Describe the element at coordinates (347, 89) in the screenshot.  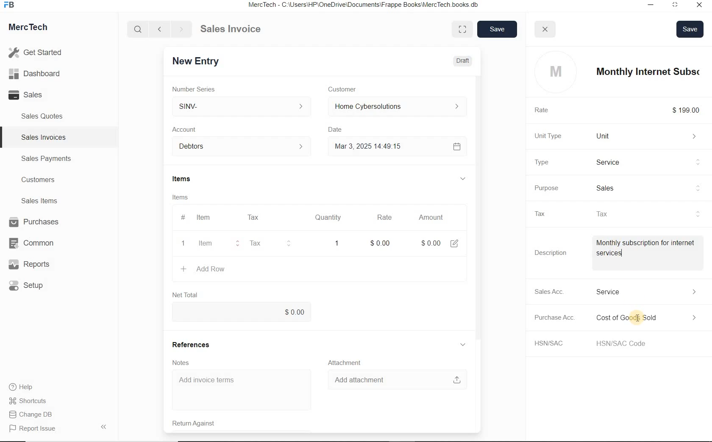
I see `Customer` at that location.